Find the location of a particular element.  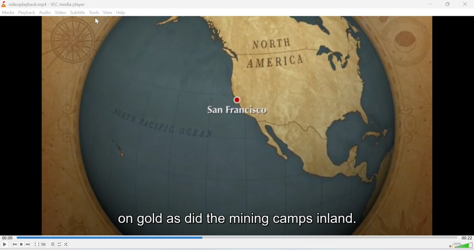

Stop is located at coordinates (21, 245).